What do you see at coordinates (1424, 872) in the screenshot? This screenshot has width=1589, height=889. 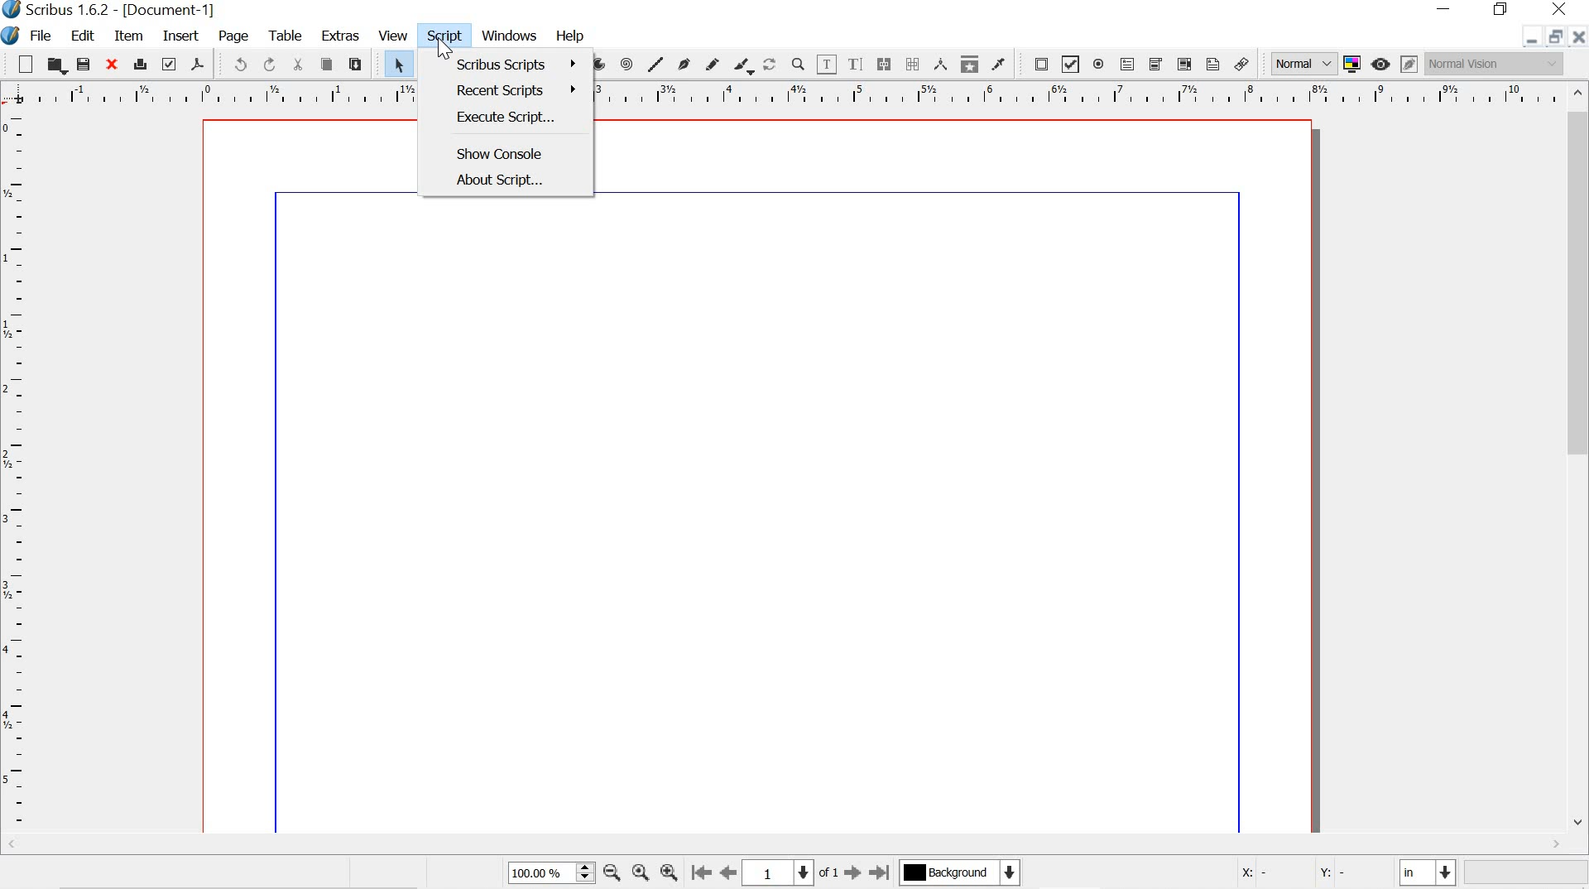 I see `current unit` at bounding box center [1424, 872].